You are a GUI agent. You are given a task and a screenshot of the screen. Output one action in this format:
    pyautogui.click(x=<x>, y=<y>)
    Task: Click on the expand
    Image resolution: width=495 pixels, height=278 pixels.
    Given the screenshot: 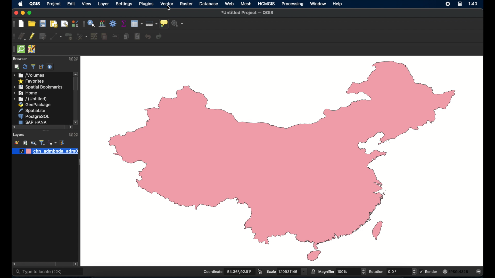 What is the action you would take?
    pyautogui.click(x=69, y=59)
    